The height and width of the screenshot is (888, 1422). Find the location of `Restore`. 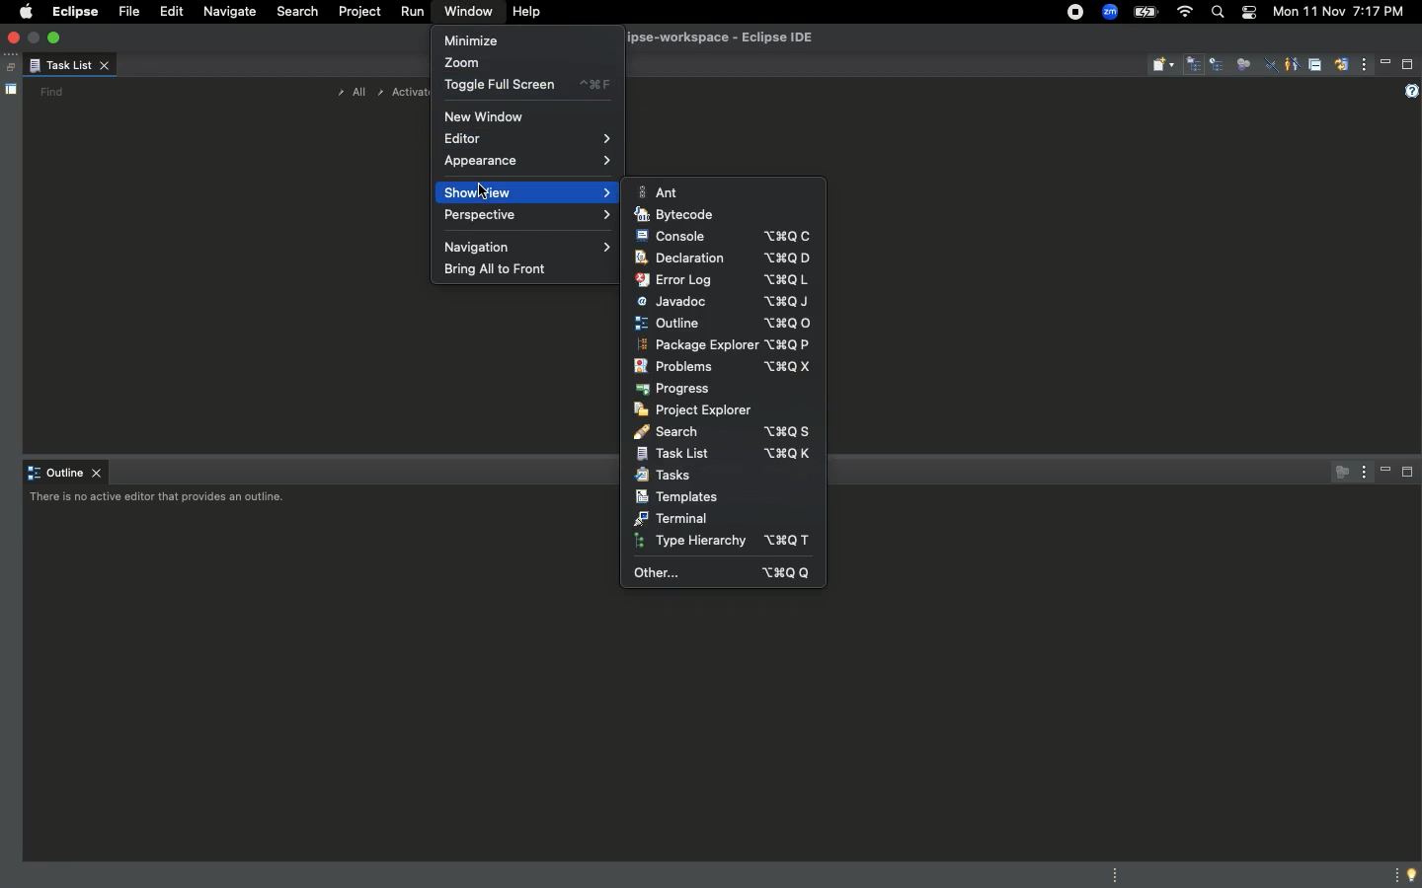

Restore is located at coordinates (8, 68).